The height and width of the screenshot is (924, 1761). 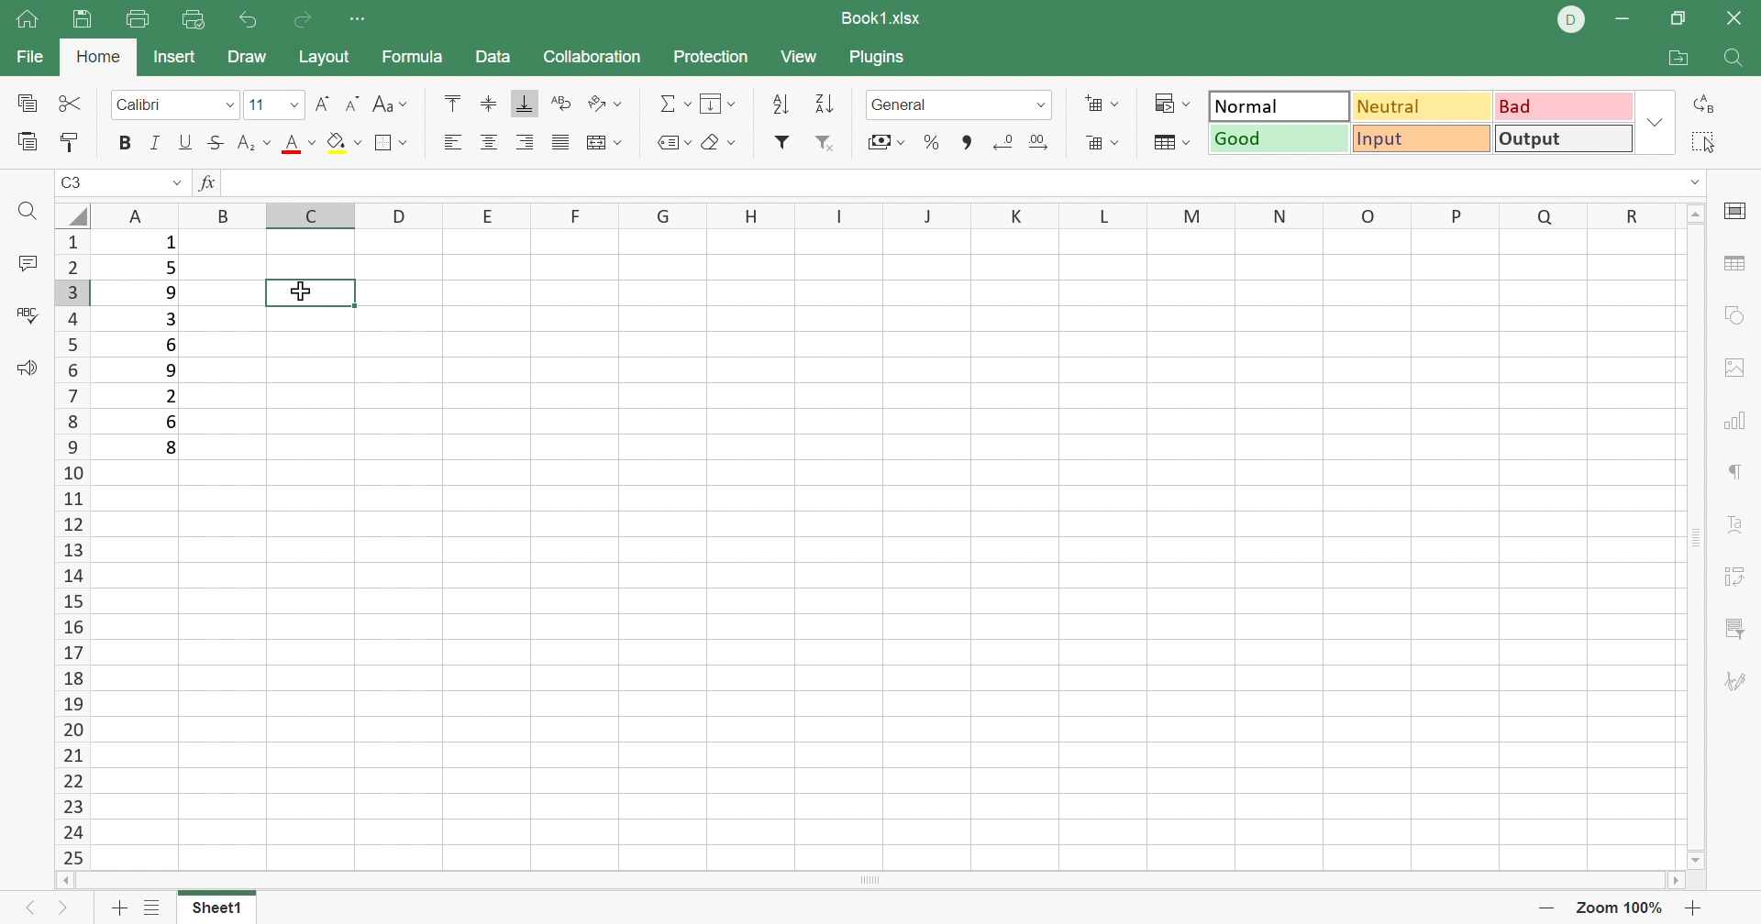 What do you see at coordinates (126, 142) in the screenshot?
I see `Bold` at bounding box center [126, 142].